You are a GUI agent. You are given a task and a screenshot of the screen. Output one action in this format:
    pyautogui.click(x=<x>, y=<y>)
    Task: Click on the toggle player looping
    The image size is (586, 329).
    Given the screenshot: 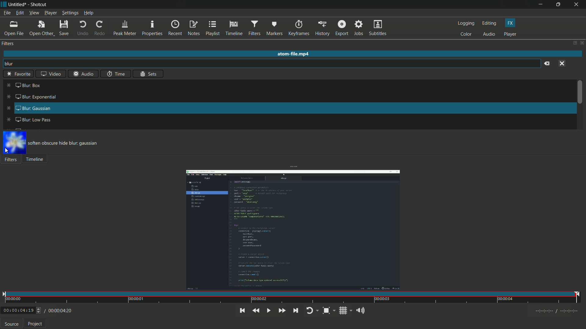 What is the action you would take?
    pyautogui.click(x=312, y=311)
    